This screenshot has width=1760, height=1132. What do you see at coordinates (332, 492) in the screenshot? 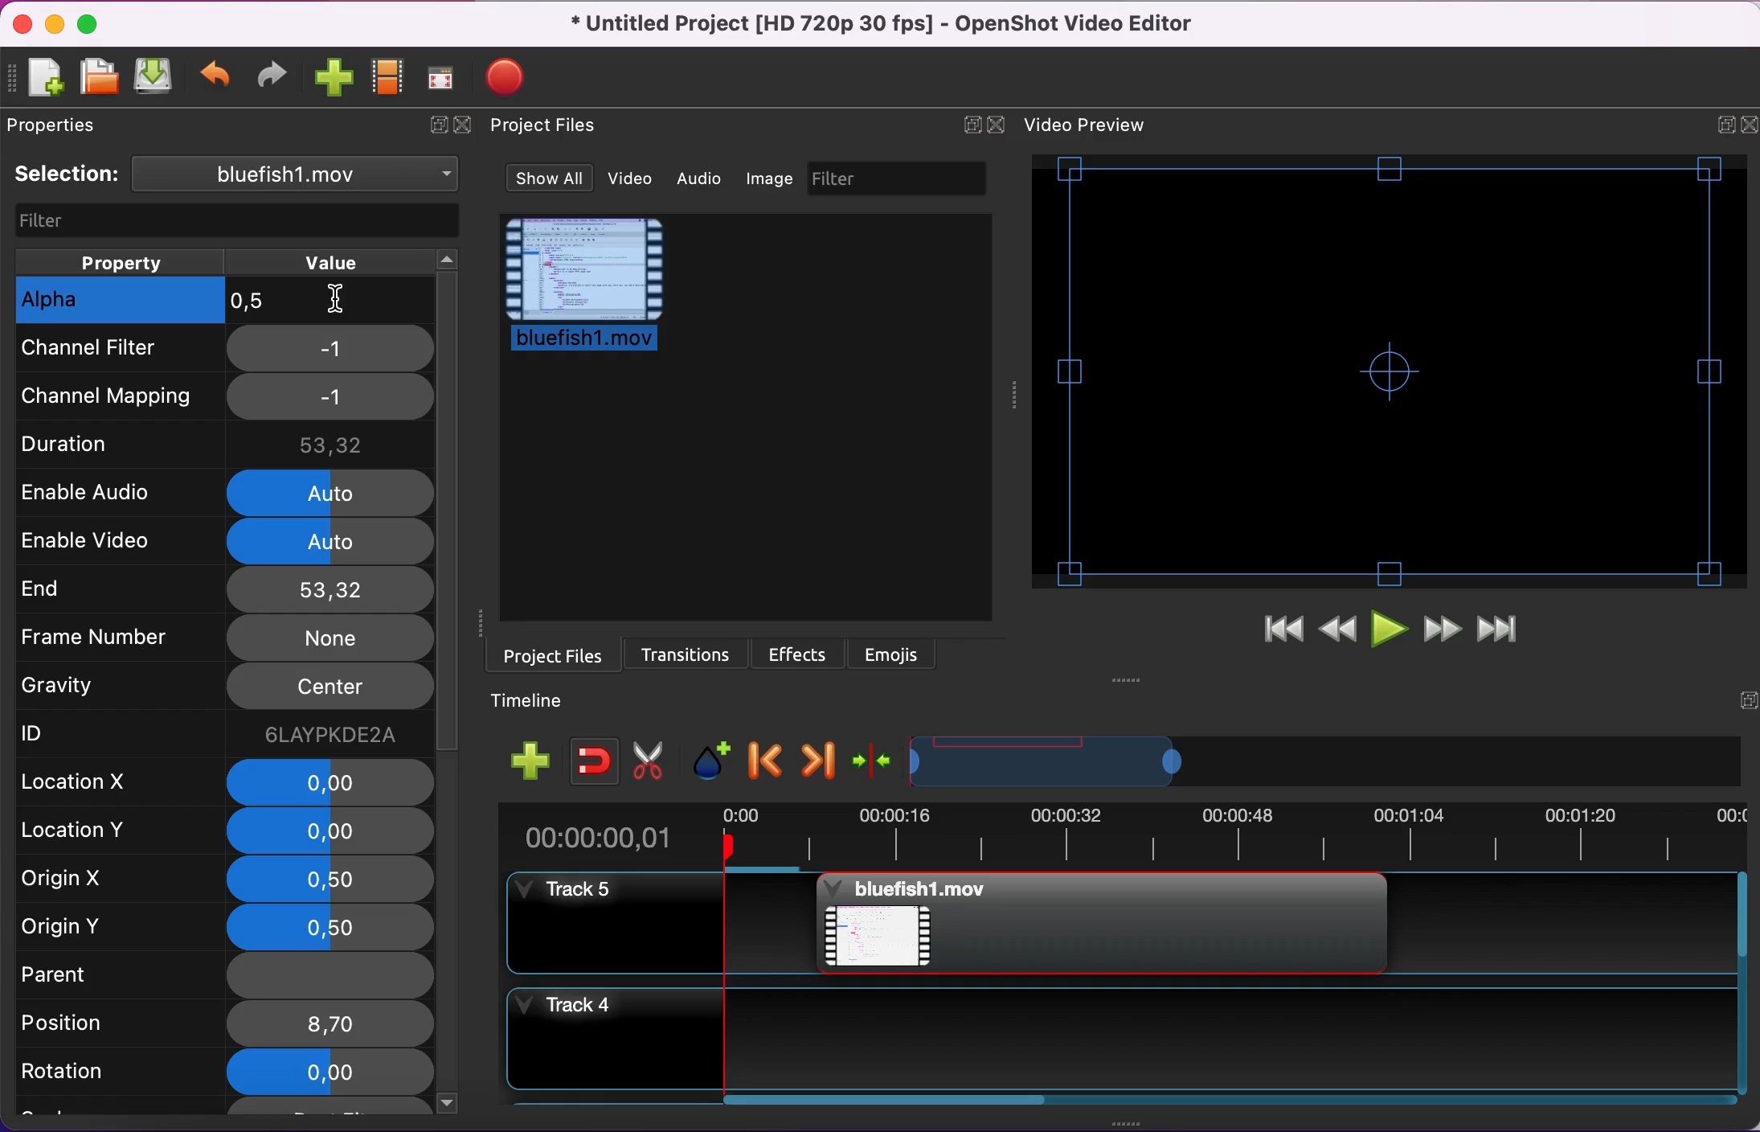
I see `auto` at bounding box center [332, 492].